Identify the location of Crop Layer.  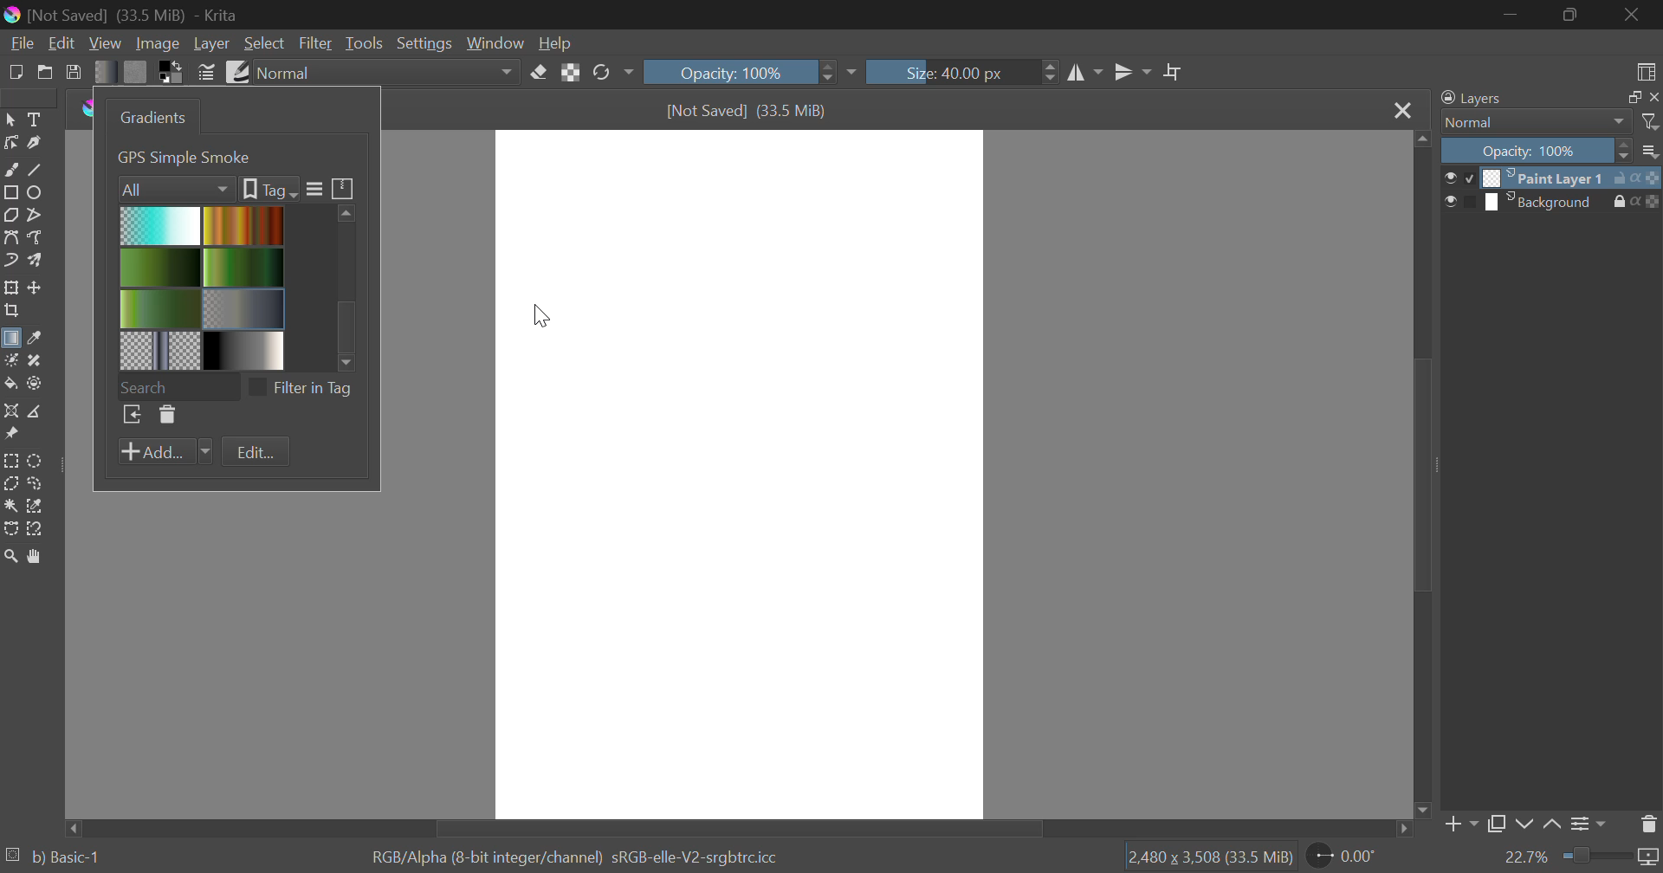
(10, 313).